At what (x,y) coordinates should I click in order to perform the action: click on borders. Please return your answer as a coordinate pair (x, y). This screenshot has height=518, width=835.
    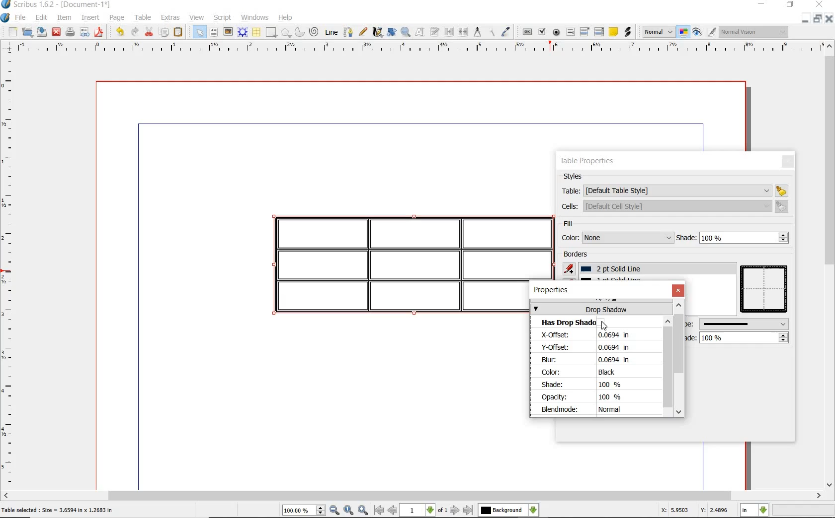
    Looking at the image, I should click on (578, 255).